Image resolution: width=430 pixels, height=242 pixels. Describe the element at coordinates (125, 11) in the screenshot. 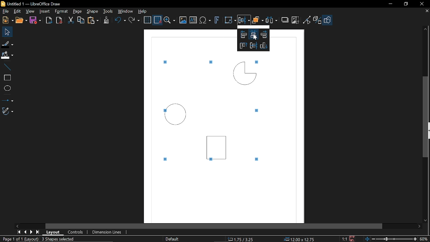

I see `Window` at that location.